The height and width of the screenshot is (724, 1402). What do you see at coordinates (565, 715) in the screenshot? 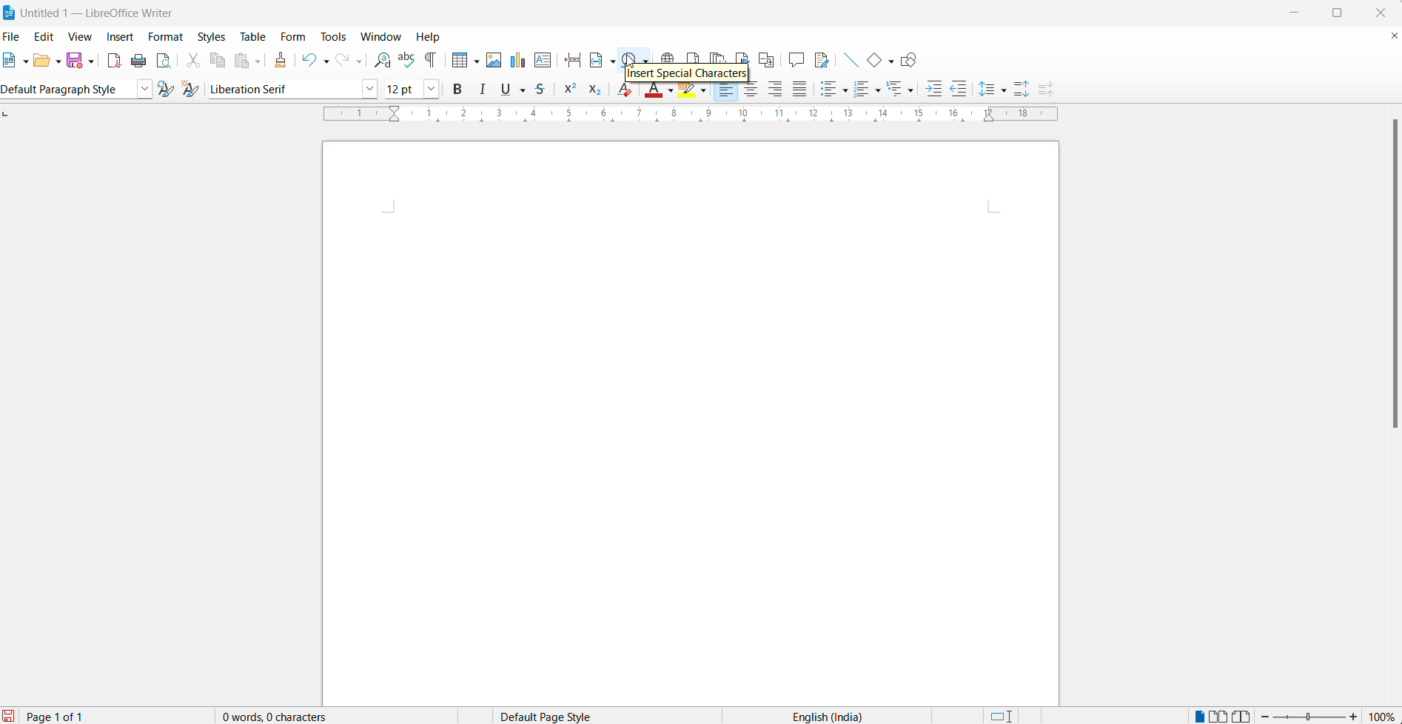
I see `page style` at bounding box center [565, 715].